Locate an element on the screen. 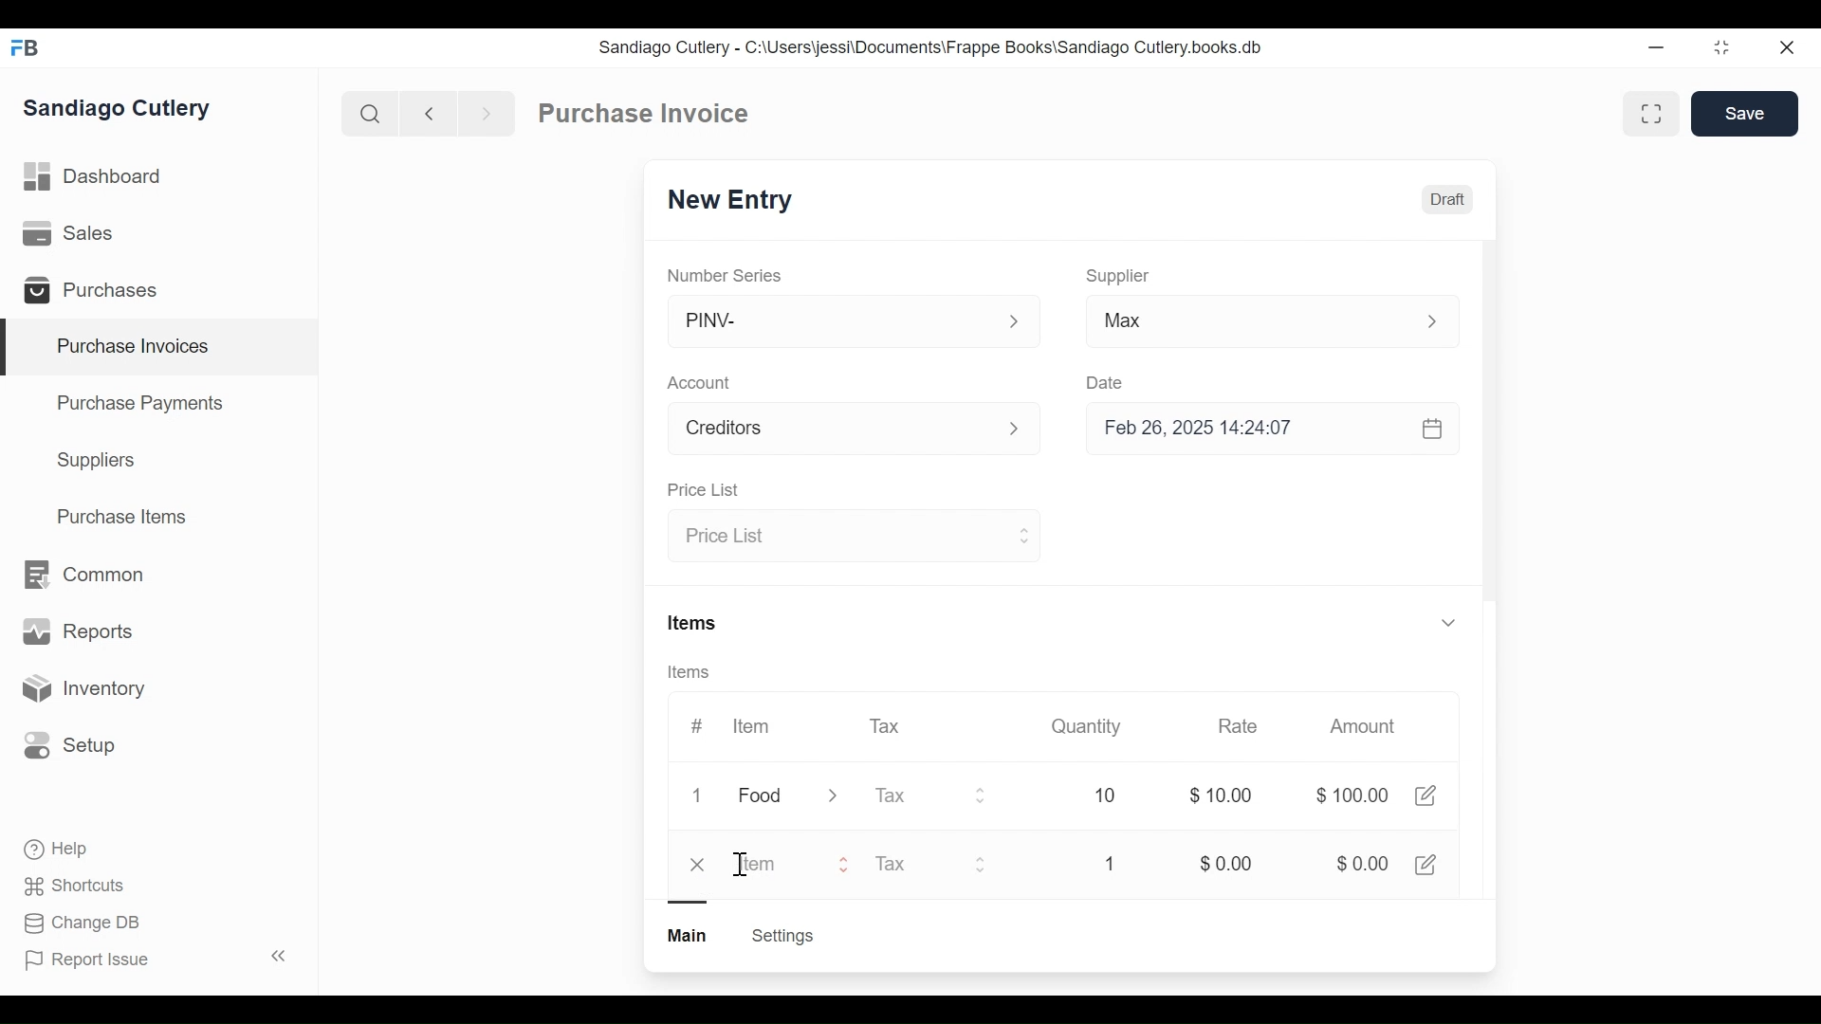 The width and height of the screenshot is (1821, 1024). $0.00 is located at coordinates (1225, 863).